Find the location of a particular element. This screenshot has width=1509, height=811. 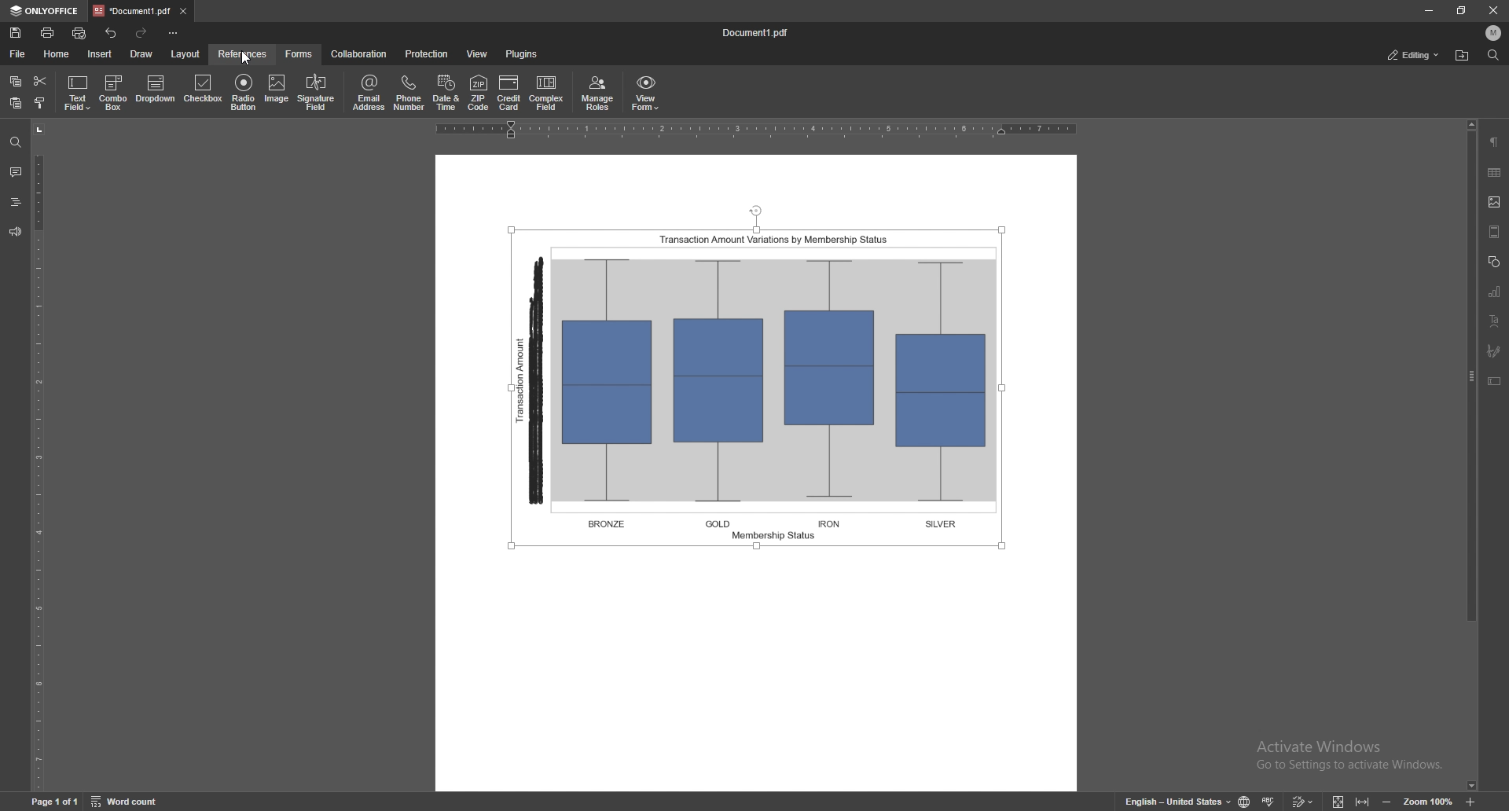

email address is located at coordinates (370, 92).